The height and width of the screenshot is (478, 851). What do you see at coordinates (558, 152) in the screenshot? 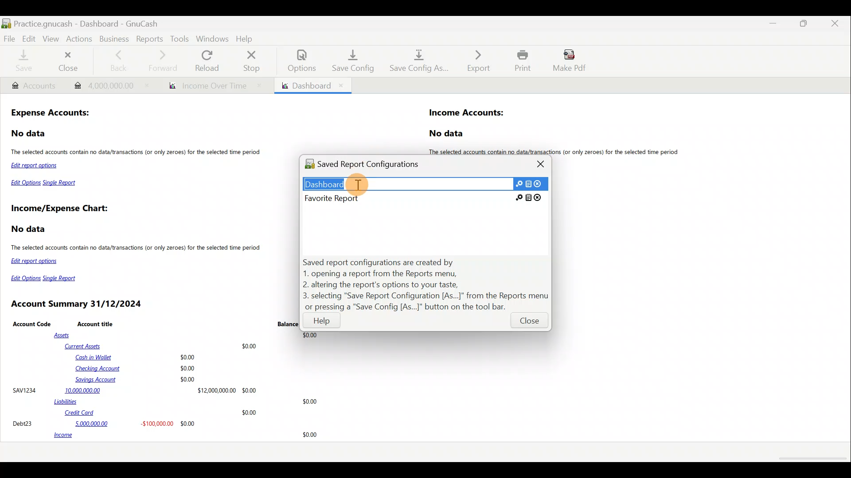
I see `The selected accounts contain no data/transactions (or only zeroes) for the selected time period` at bounding box center [558, 152].